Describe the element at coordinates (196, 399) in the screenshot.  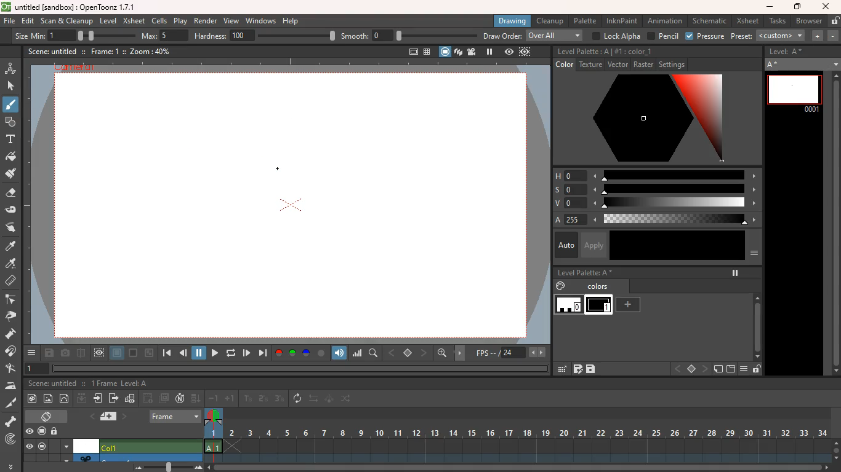
I see `down` at that location.